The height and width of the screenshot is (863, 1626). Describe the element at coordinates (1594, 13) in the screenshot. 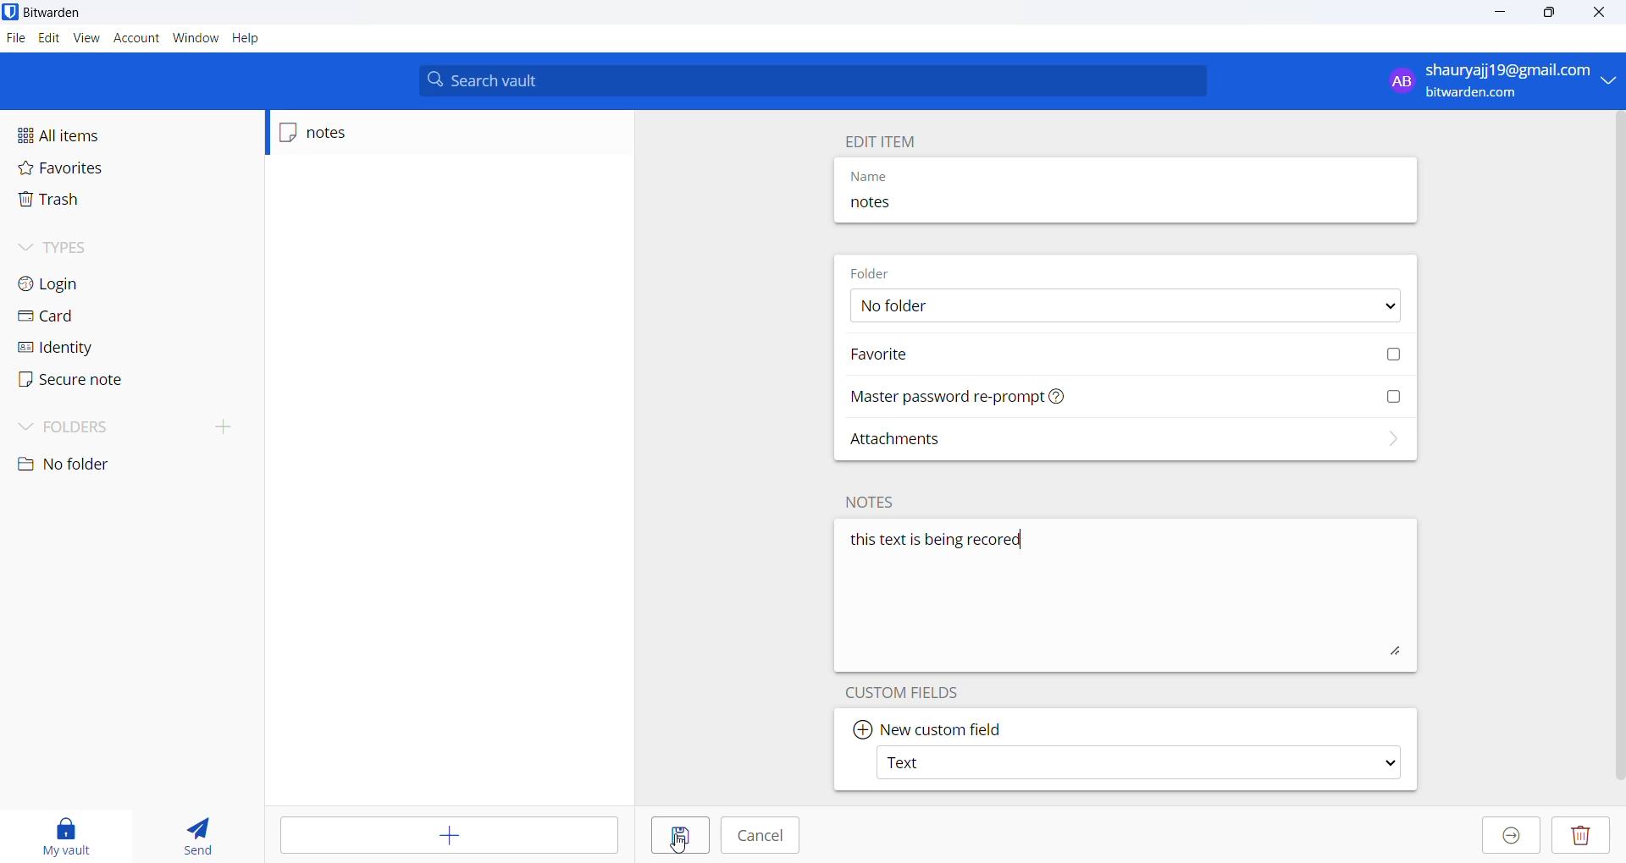

I see `close` at that location.